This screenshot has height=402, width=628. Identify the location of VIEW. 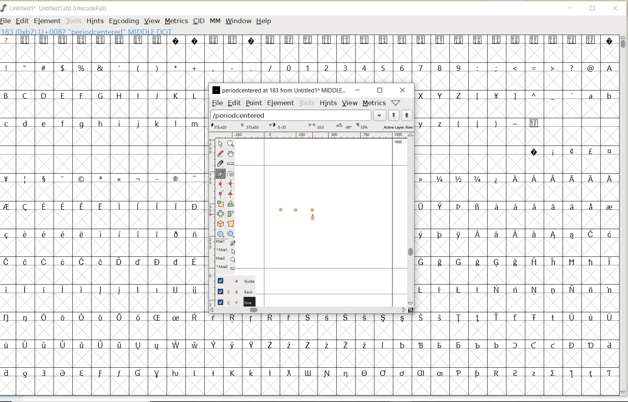
(152, 21).